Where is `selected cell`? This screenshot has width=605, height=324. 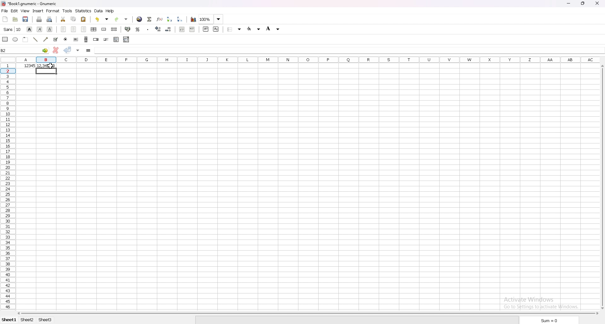 selected cell is located at coordinates (35, 51).